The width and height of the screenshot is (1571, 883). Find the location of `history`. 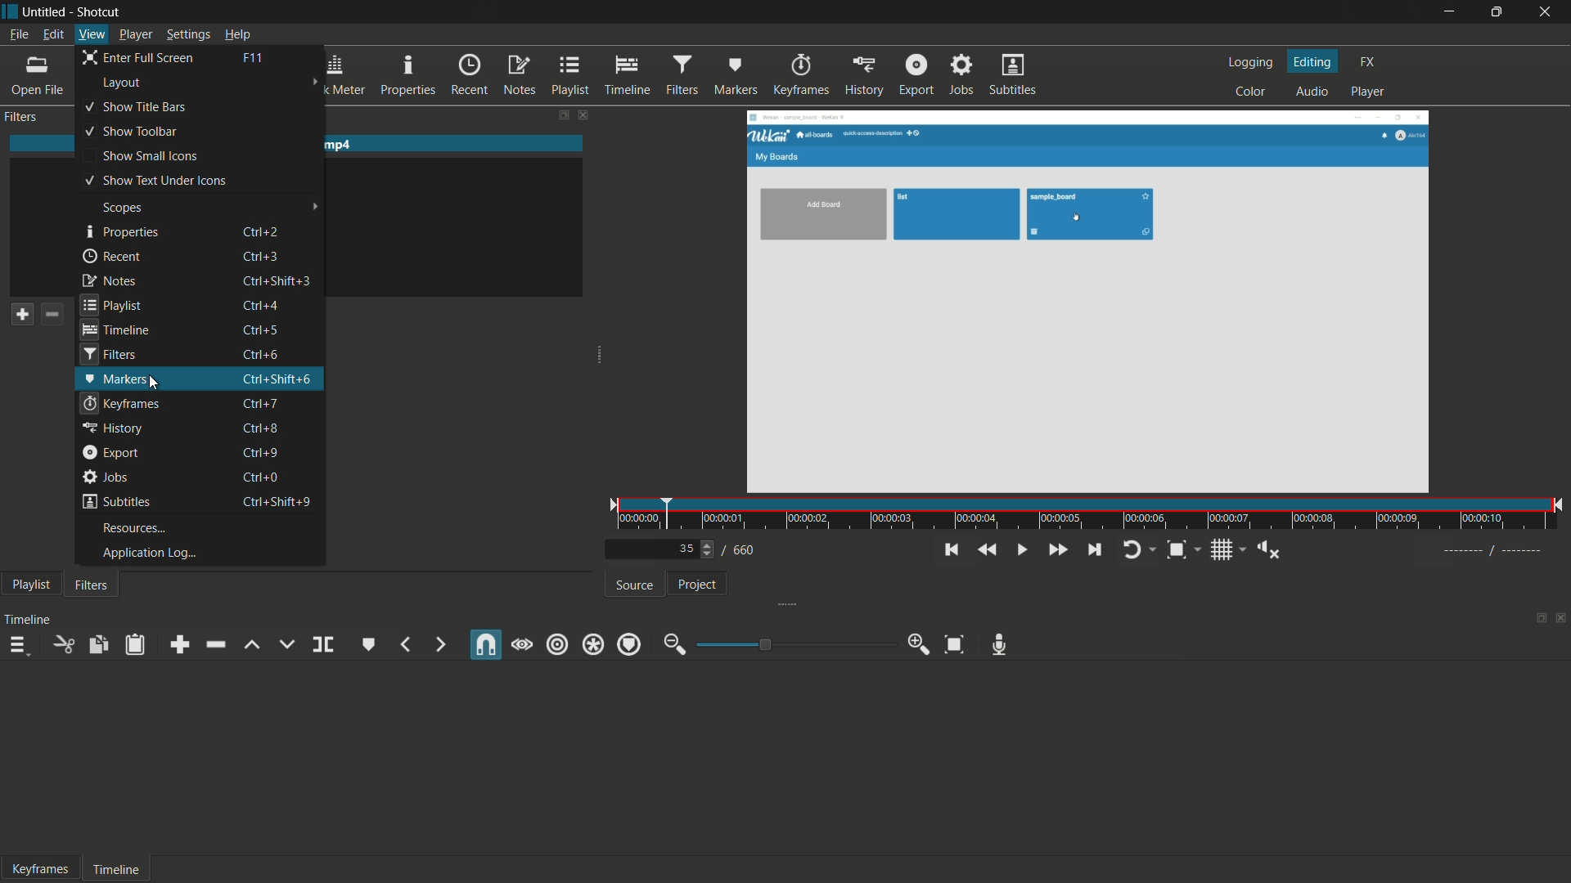

history is located at coordinates (865, 76).